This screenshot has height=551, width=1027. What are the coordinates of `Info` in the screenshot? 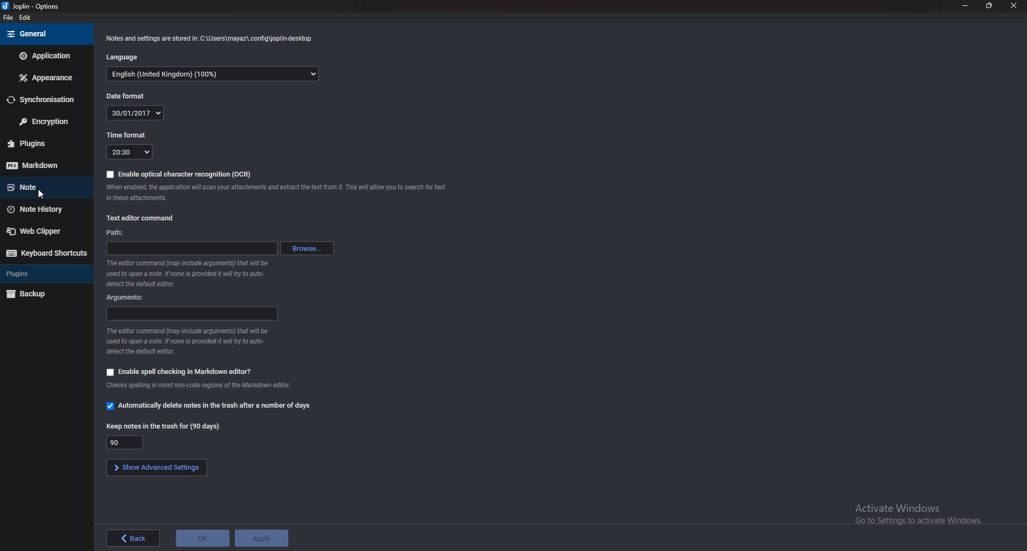 It's located at (210, 39).